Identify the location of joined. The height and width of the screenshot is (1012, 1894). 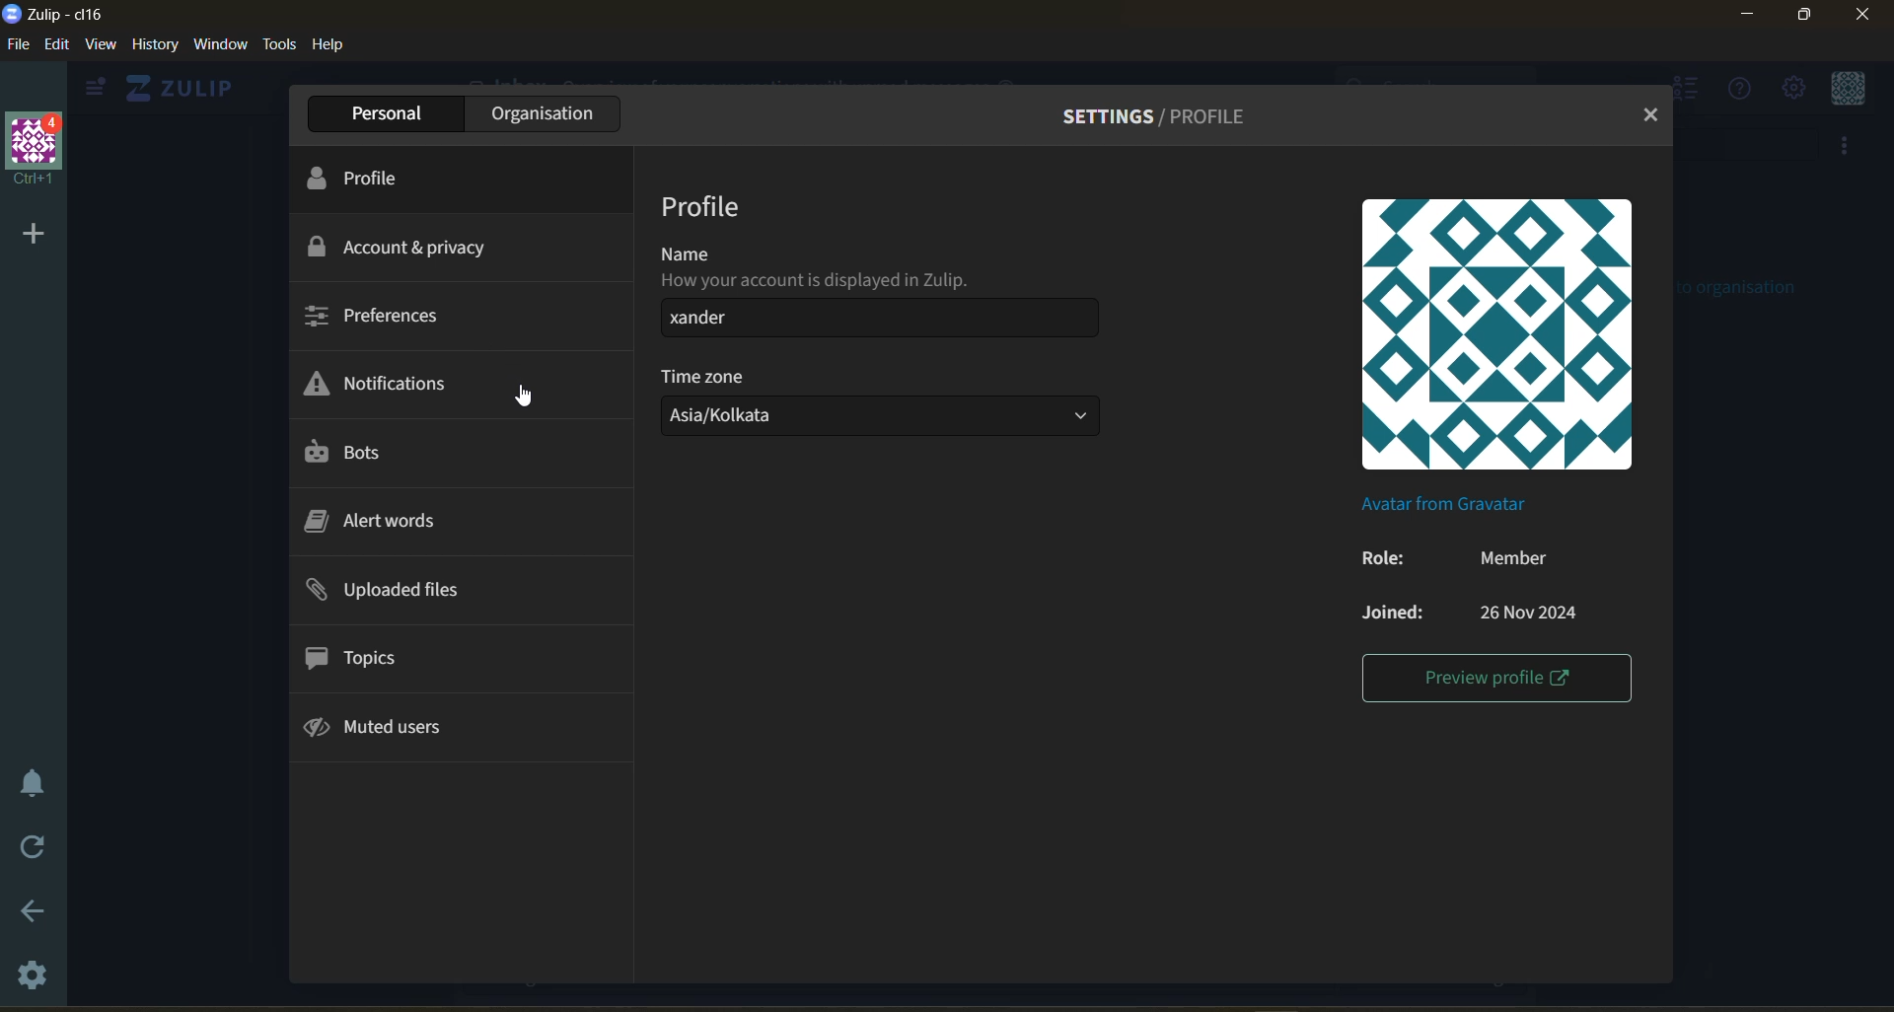
(1468, 611).